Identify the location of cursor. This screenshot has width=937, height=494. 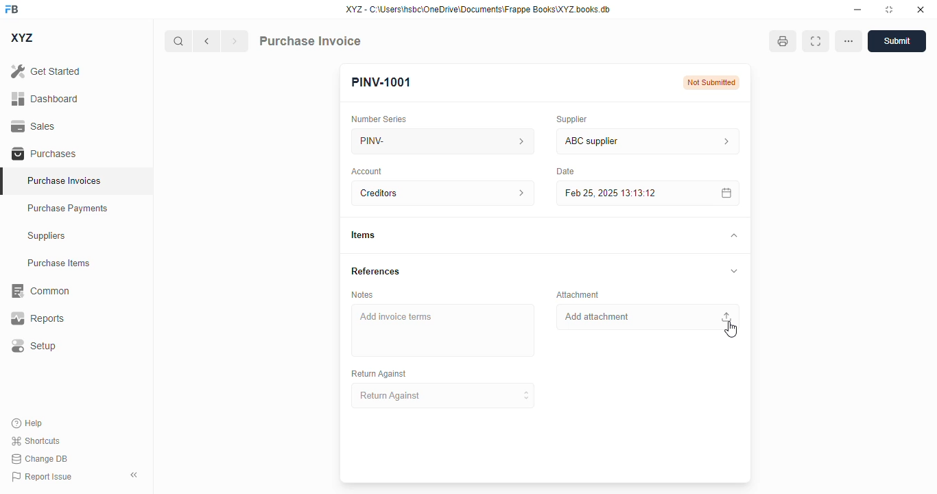
(731, 329).